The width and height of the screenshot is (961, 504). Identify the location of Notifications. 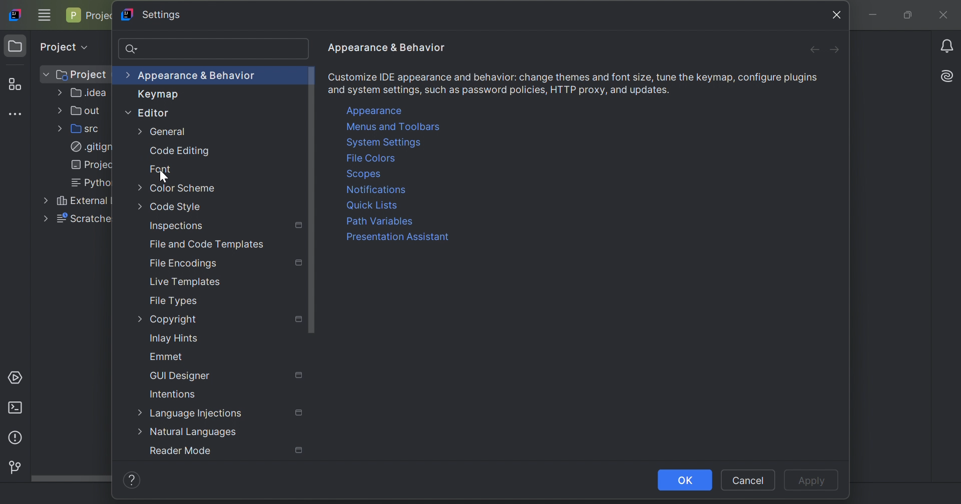
(376, 189).